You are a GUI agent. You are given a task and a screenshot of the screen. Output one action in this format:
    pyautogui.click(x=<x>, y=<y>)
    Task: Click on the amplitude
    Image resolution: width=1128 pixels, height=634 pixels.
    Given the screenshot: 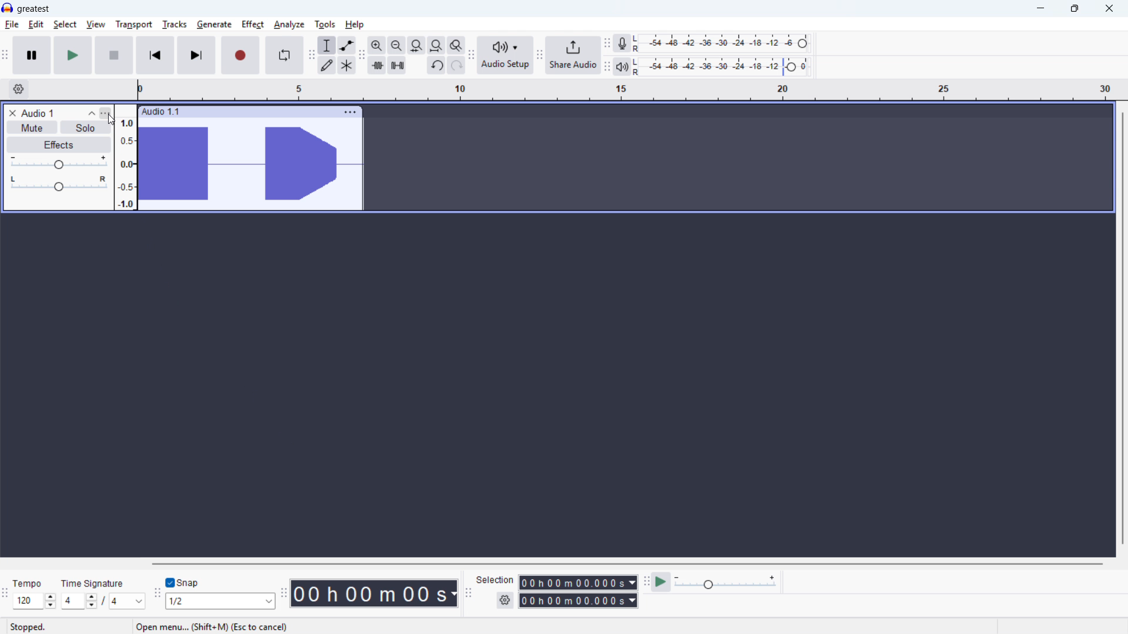 What is the action you would take?
    pyautogui.click(x=125, y=157)
    